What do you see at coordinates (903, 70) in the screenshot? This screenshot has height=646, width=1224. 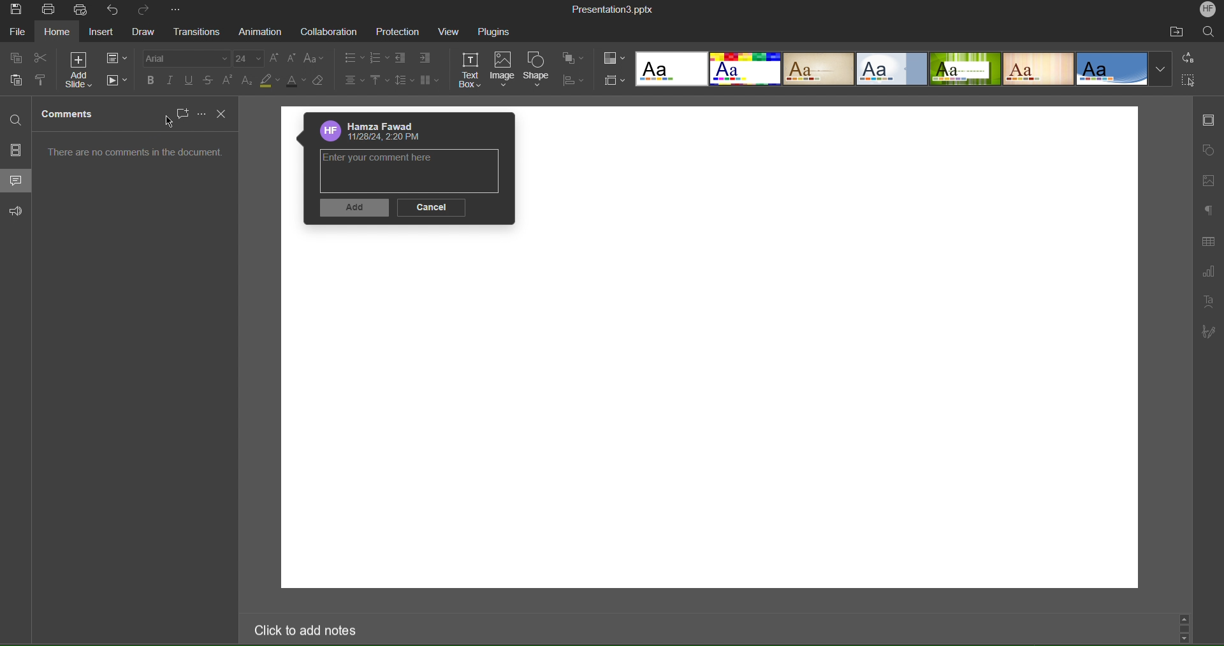 I see `Slide Templates` at bounding box center [903, 70].